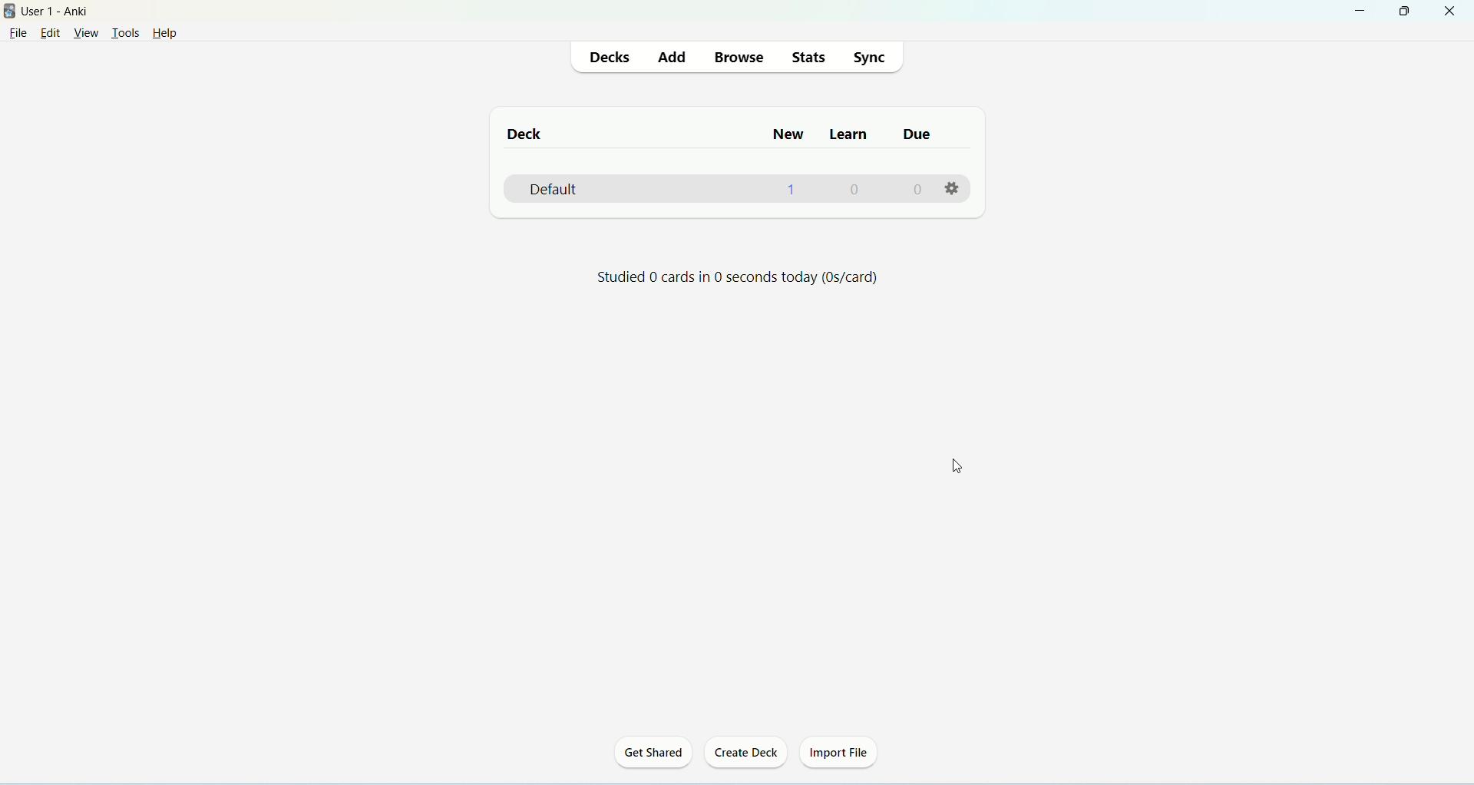 This screenshot has height=785, width=1474. What do you see at coordinates (855, 190) in the screenshot?
I see `0` at bounding box center [855, 190].